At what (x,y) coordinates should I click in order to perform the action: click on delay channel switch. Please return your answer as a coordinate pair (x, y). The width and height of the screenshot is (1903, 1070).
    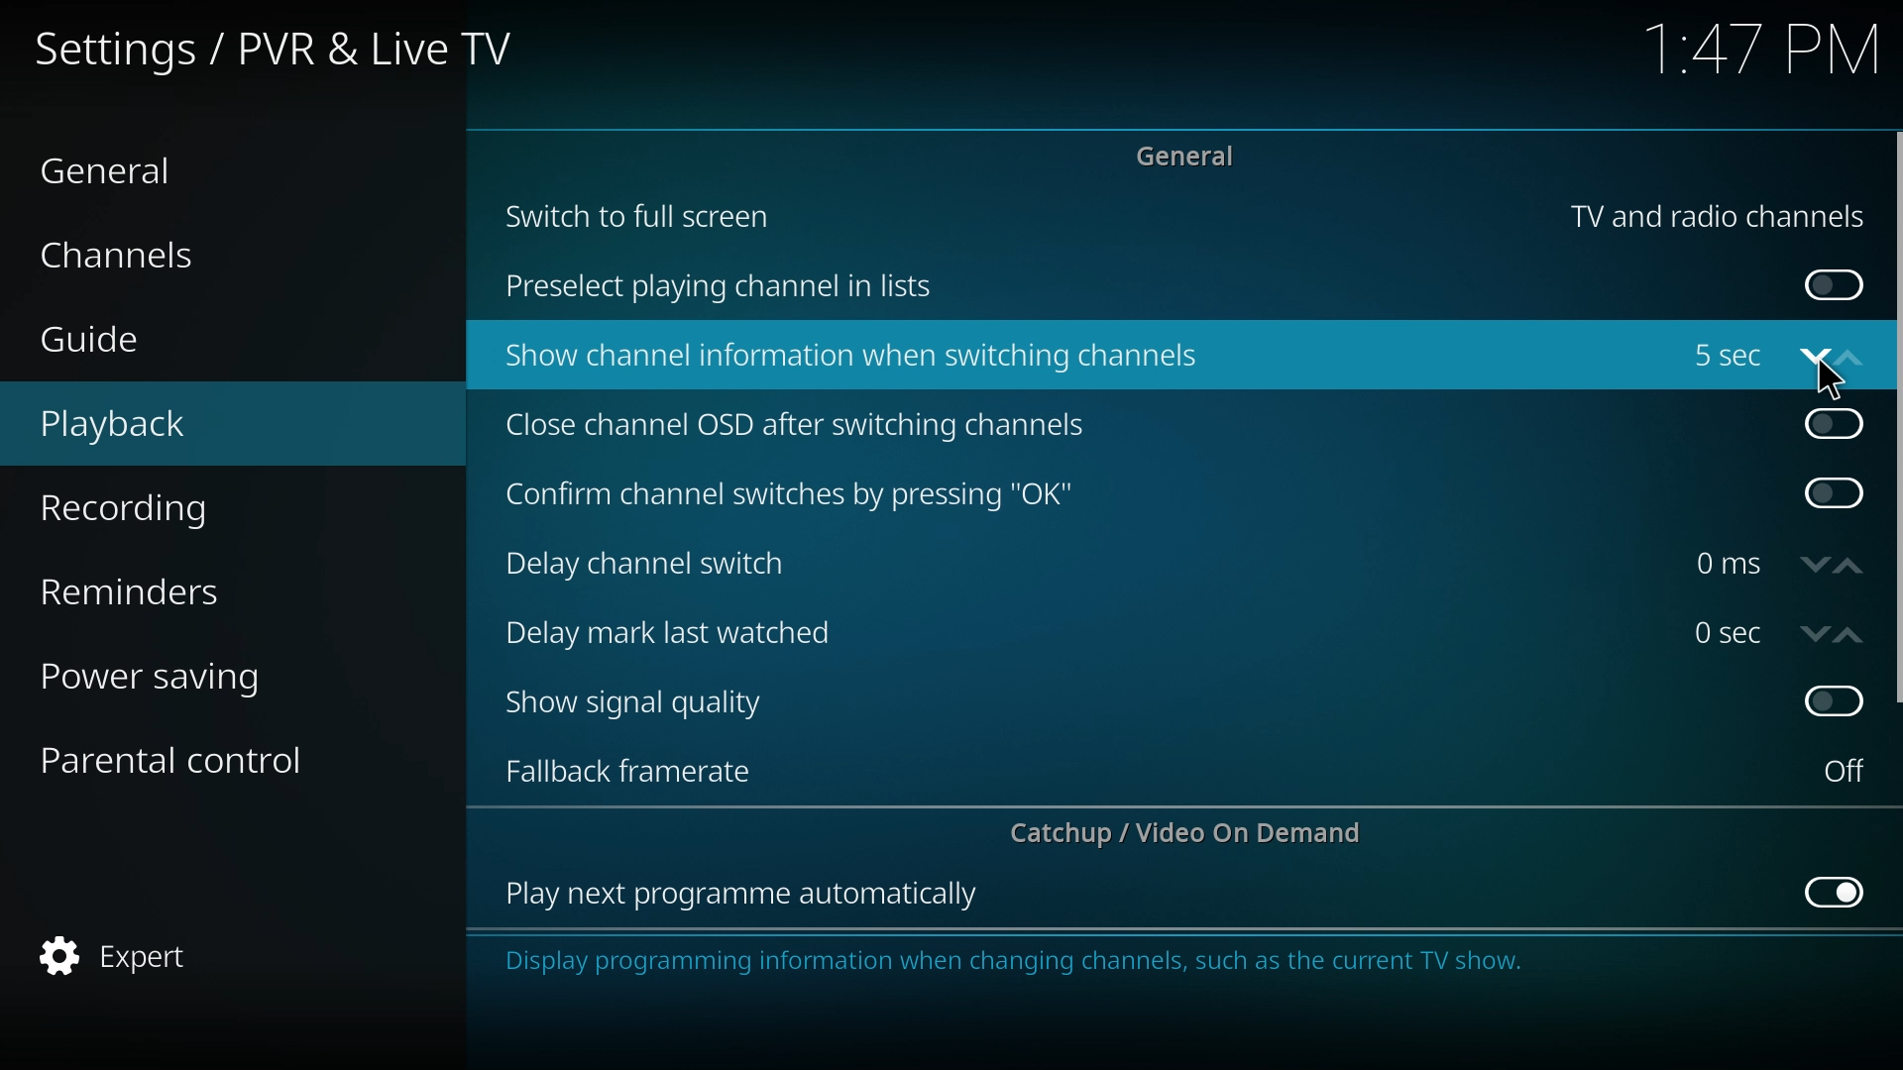
    Looking at the image, I should click on (662, 564).